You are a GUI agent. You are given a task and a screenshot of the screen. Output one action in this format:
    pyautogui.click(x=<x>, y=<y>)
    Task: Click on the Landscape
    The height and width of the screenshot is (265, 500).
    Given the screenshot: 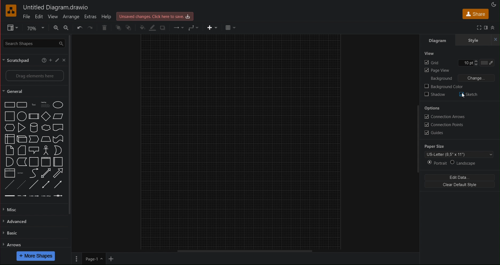 What is the action you would take?
    pyautogui.click(x=475, y=163)
    